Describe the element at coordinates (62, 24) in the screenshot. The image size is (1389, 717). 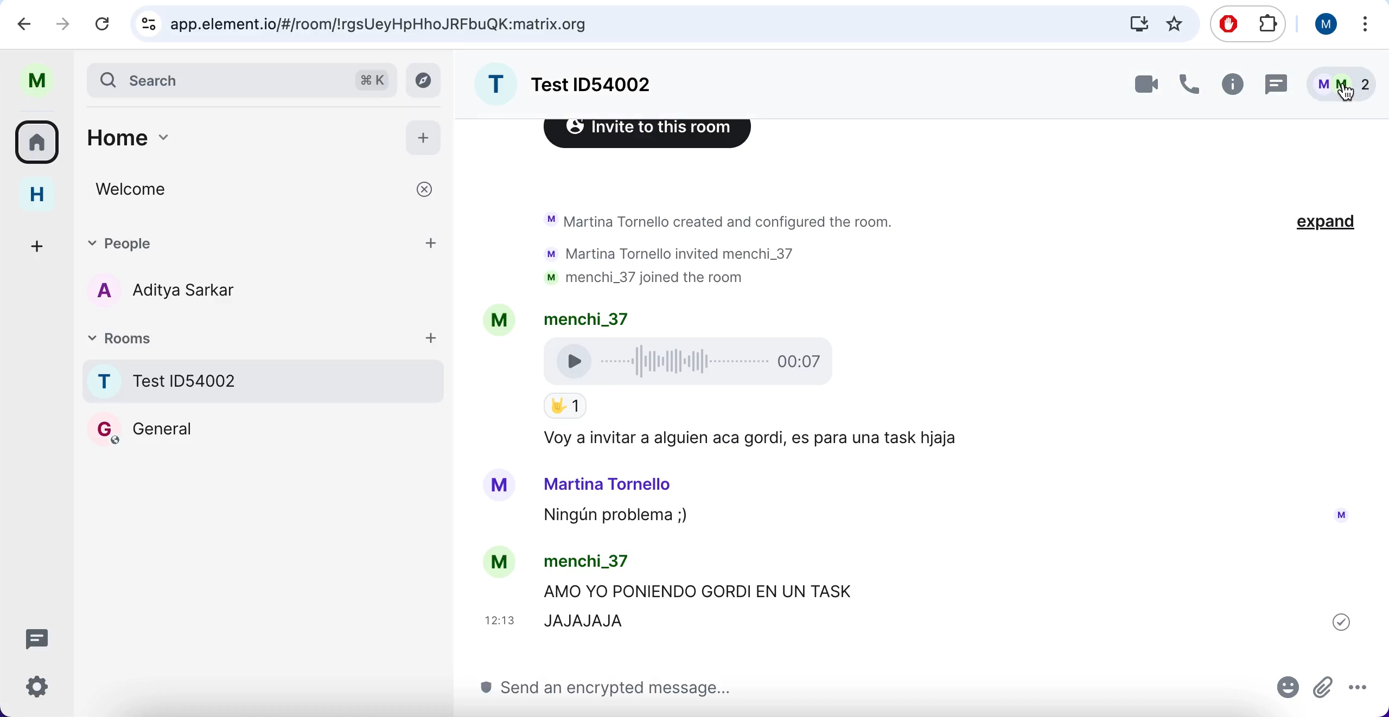
I see `redo` at that location.